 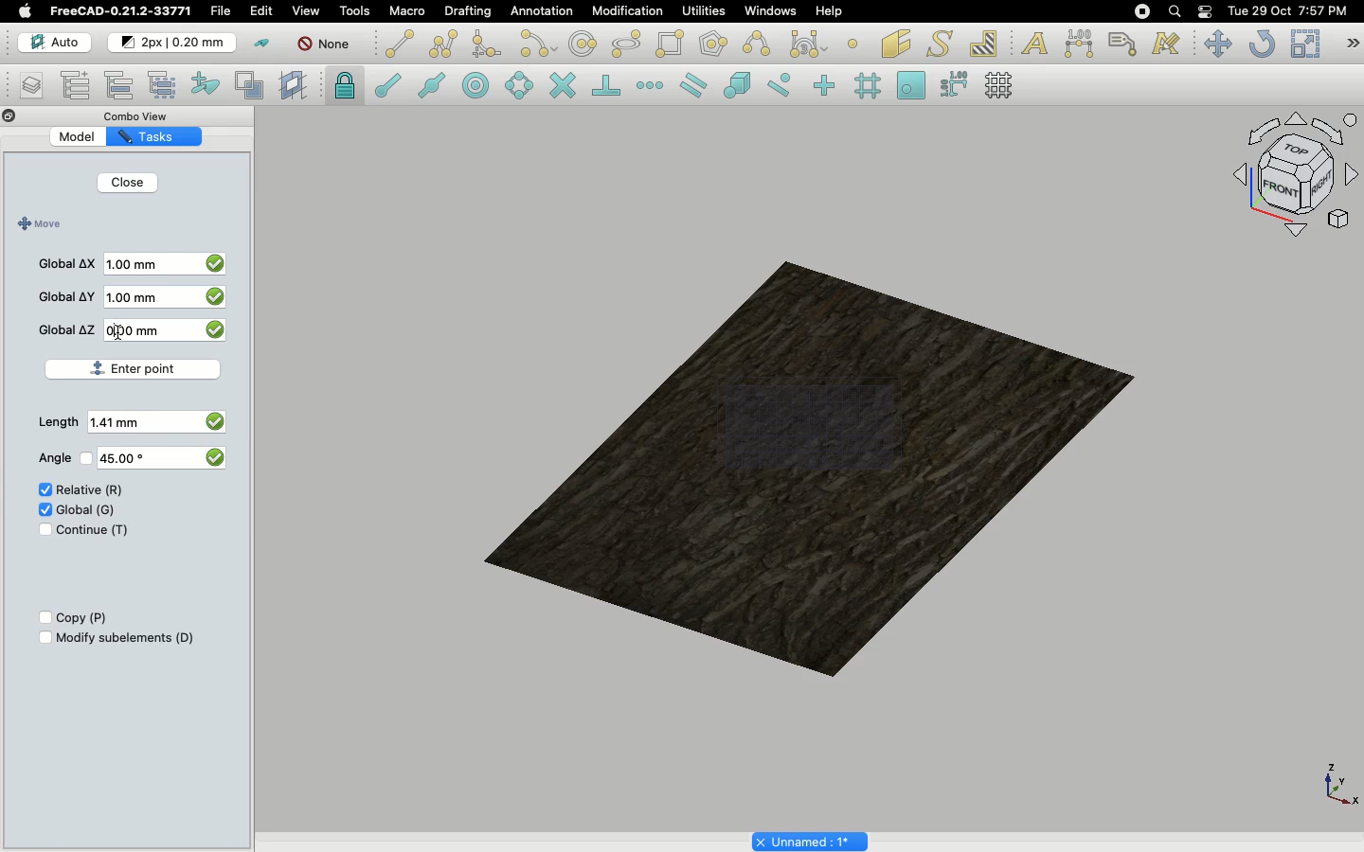 I want to click on 1.00, so click(x=137, y=297).